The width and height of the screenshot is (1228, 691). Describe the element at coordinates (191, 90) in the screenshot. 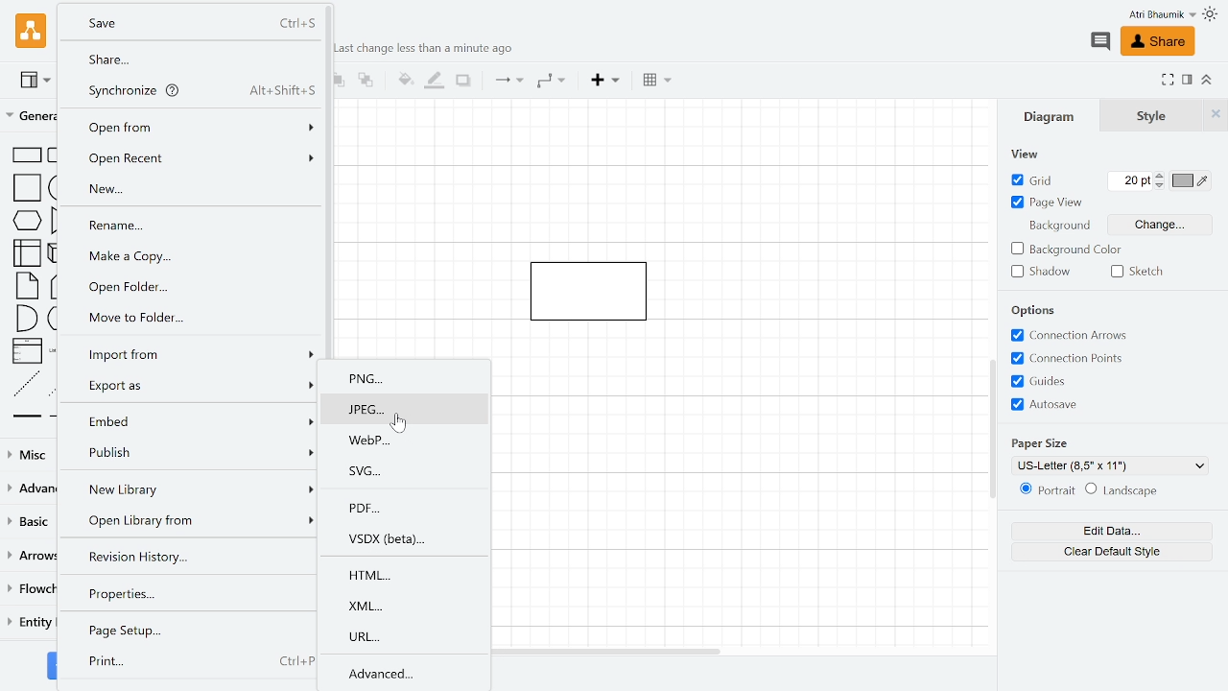

I see `Synchronize` at that location.